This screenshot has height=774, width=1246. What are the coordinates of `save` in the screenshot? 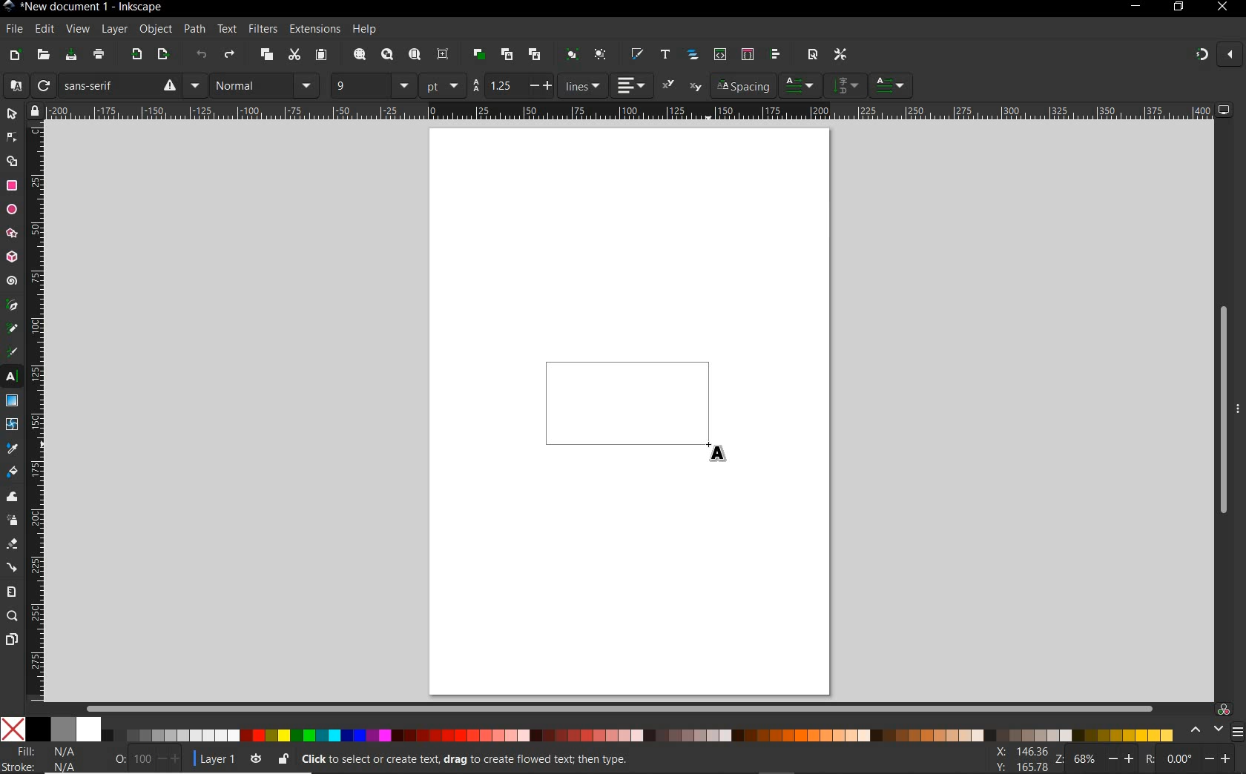 It's located at (71, 56).